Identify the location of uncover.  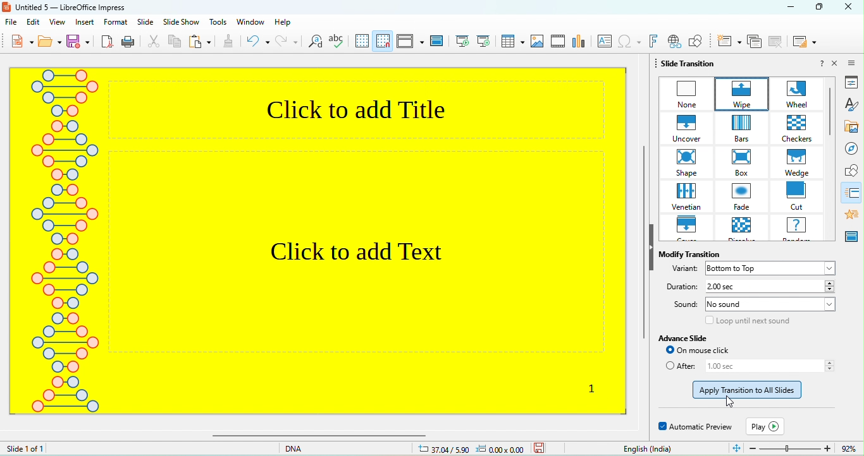
(685, 127).